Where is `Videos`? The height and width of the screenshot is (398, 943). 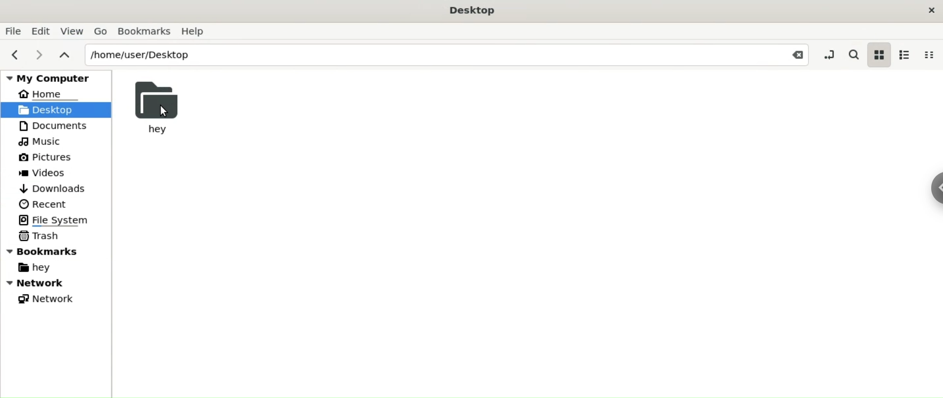
Videos is located at coordinates (43, 174).